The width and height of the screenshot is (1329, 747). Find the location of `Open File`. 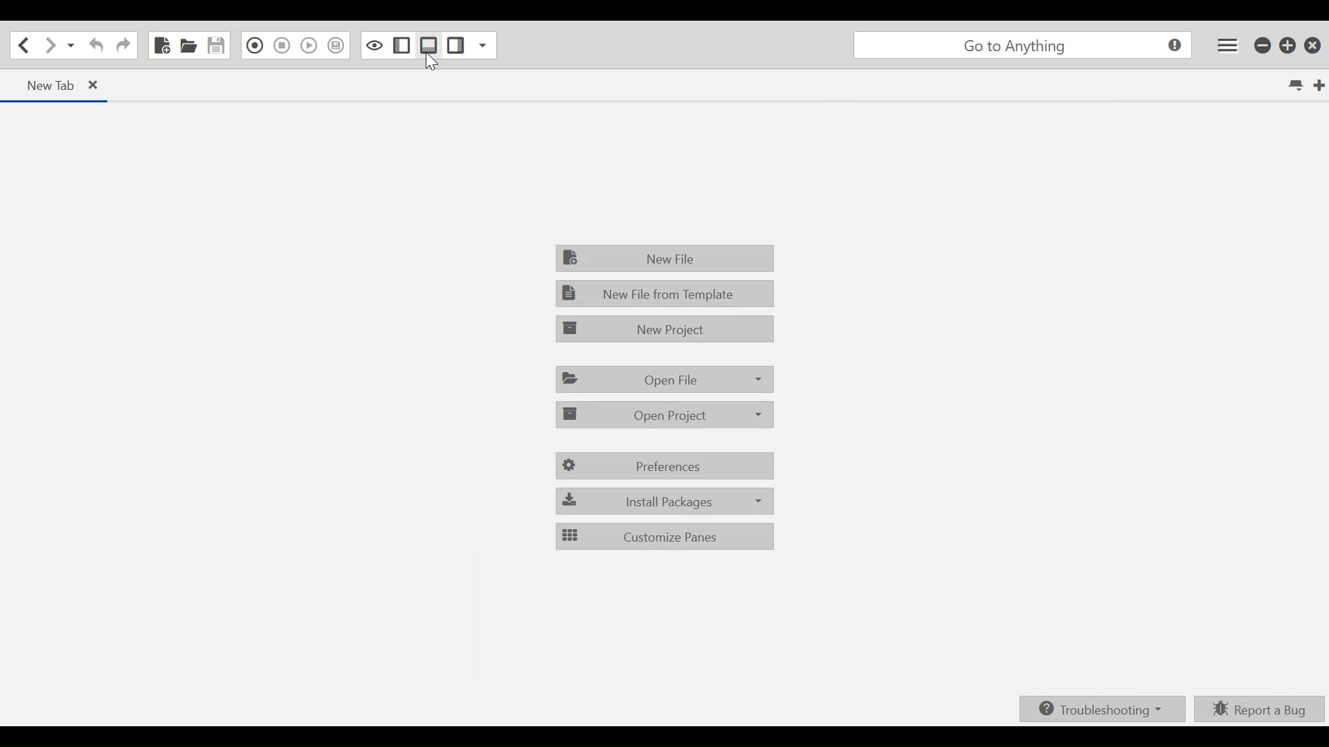

Open File is located at coordinates (188, 45).